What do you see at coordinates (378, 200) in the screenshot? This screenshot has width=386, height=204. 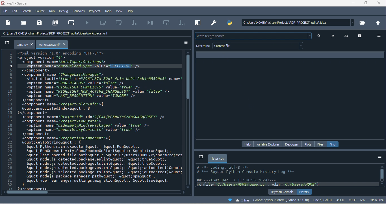 I see `mem 90%` at bounding box center [378, 200].